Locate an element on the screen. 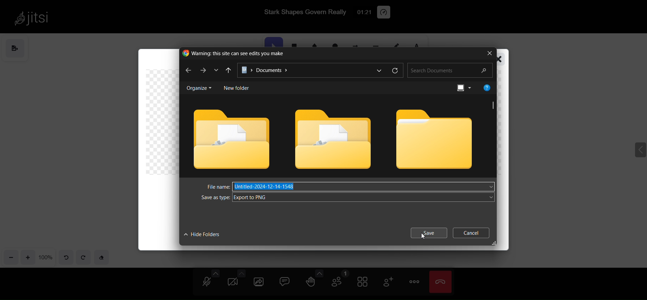 This screenshot has height=300, width=647. help is located at coordinates (489, 86).